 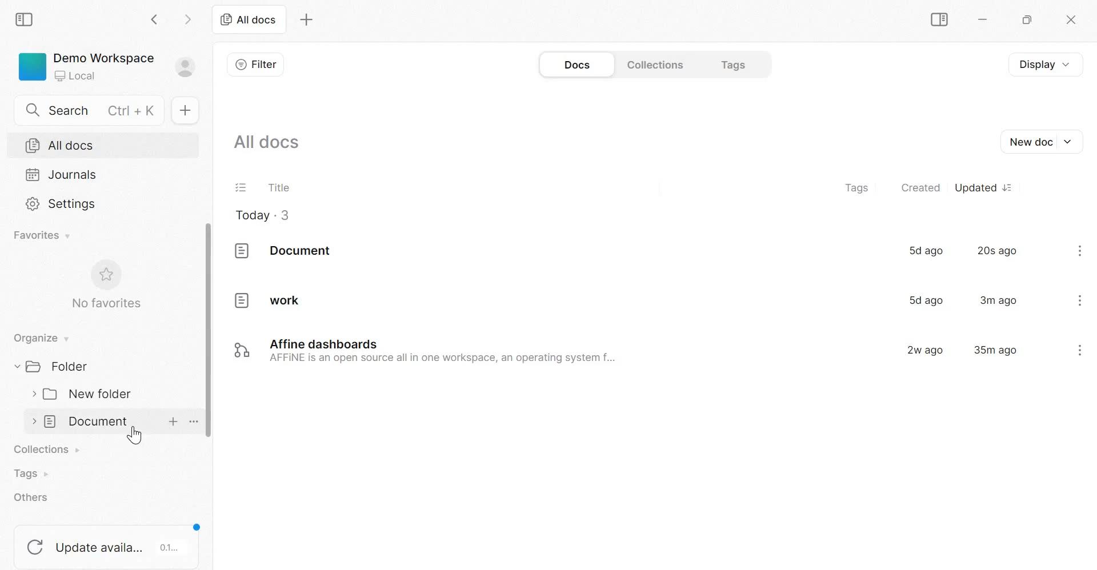 What do you see at coordinates (278, 186) in the screenshot?
I see `Title` at bounding box center [278, 186].